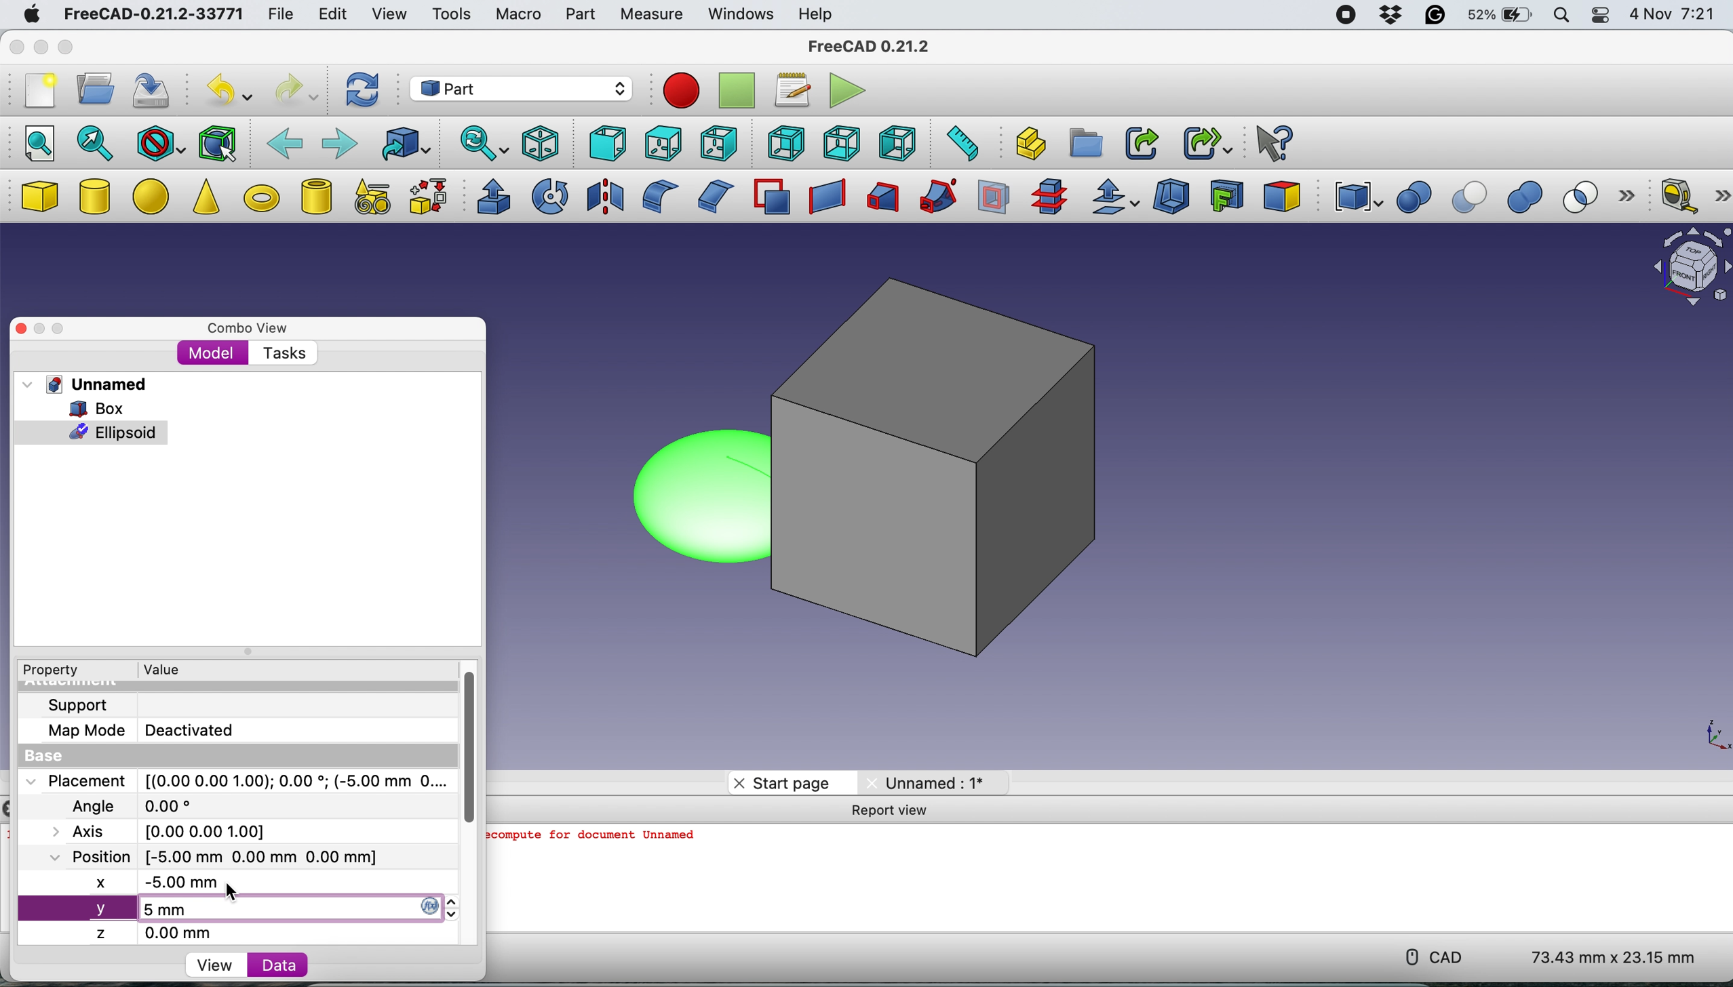 Image resolution: width=1733 pixels, height=987 pixels. Describe the element at coordinates (490, 197) in the screenshot. I see `extrude` at that location.